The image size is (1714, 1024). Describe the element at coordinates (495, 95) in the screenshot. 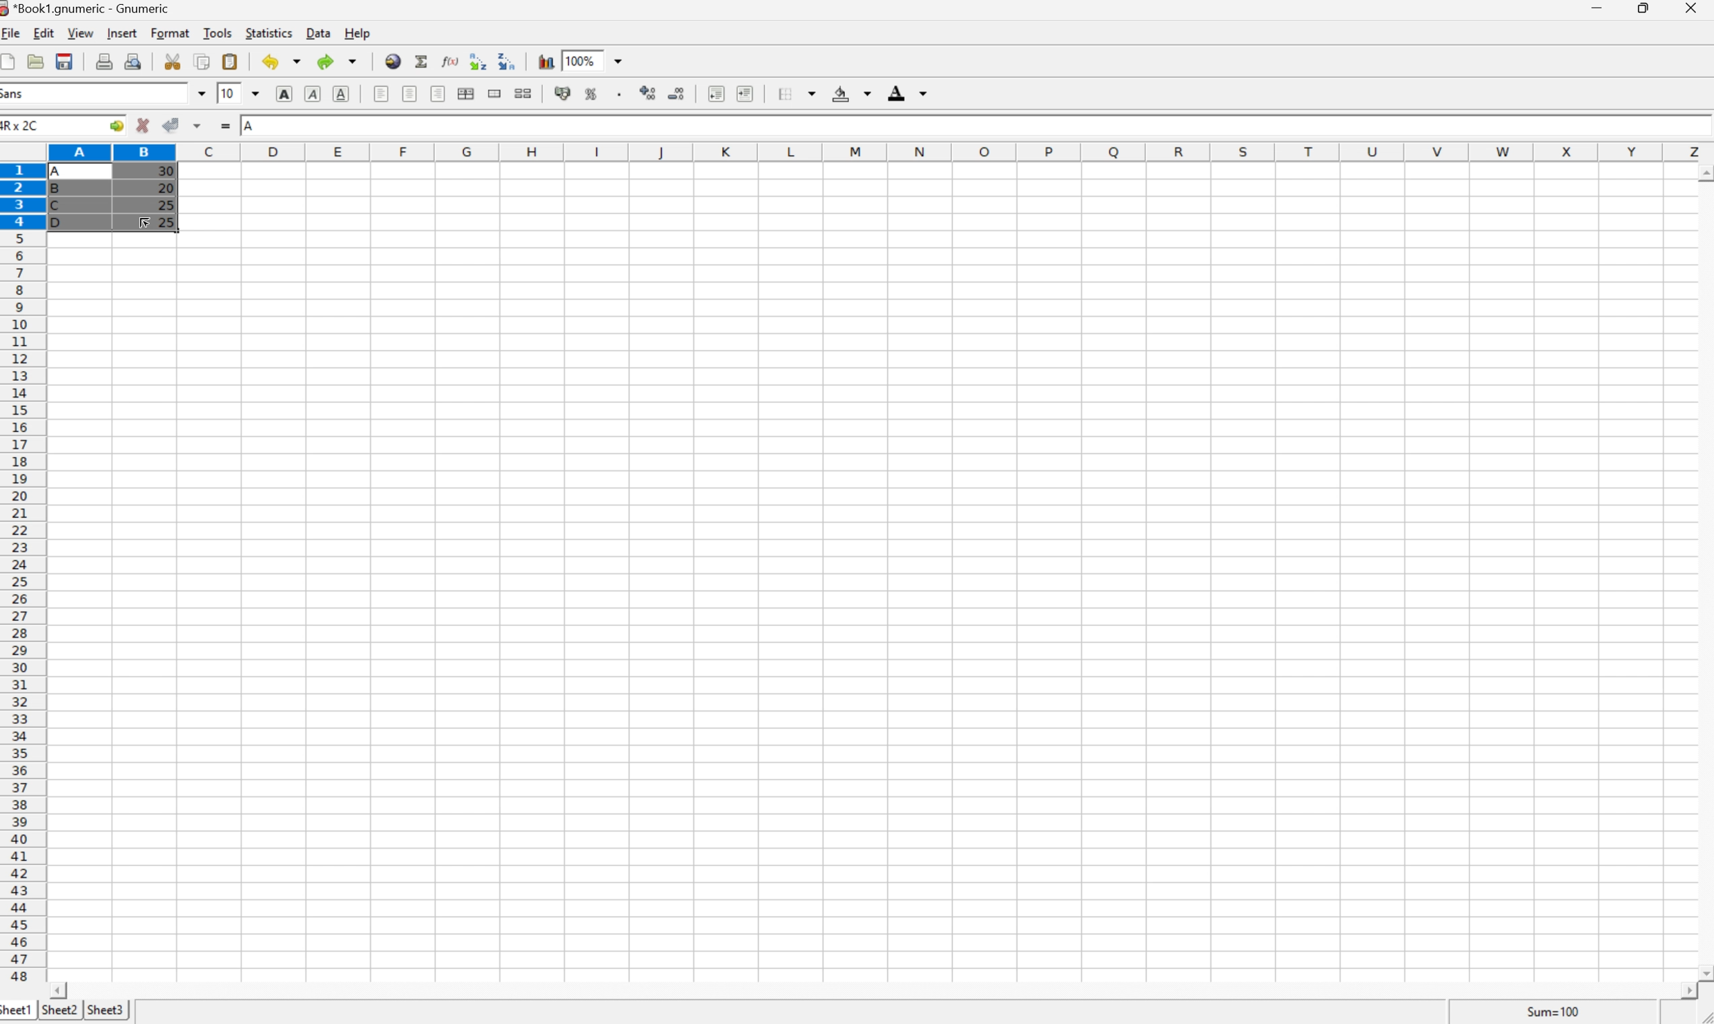

I see `Merge a range of cells` at that location.